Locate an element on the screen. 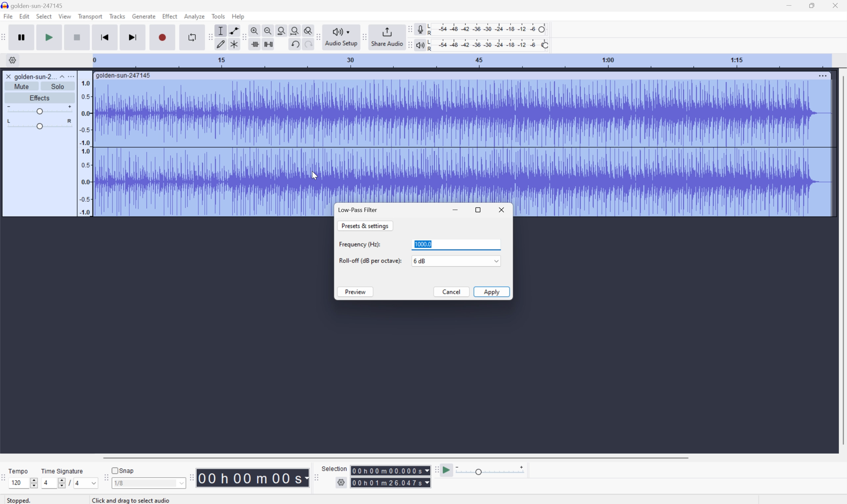 The image size is (847, 504). 120 slider is located at coordinates (25, 482).